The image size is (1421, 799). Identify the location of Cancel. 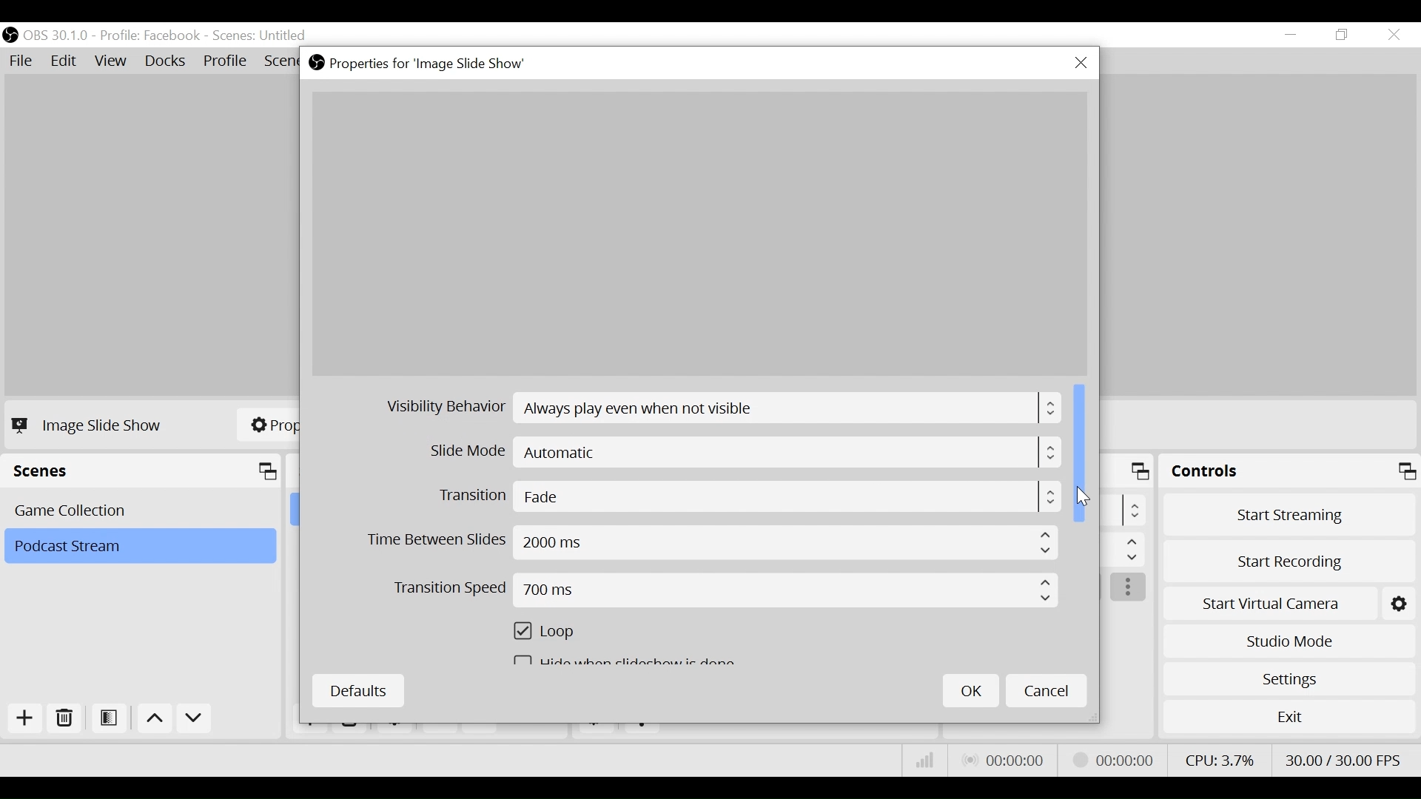
(1047, 690).